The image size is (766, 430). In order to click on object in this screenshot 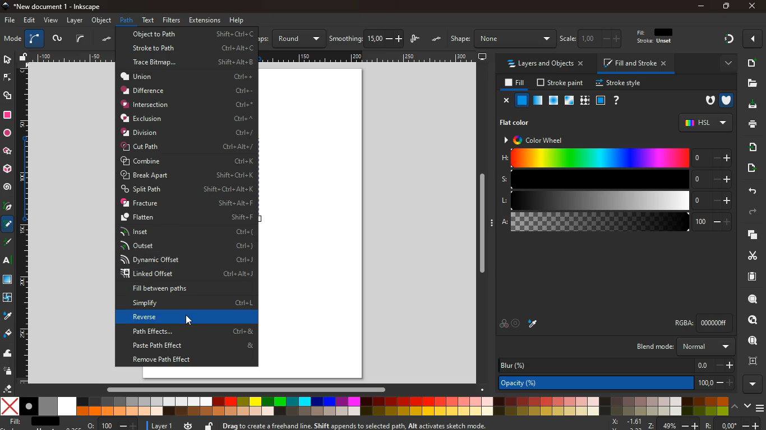, I will do `click(103, 20)`.